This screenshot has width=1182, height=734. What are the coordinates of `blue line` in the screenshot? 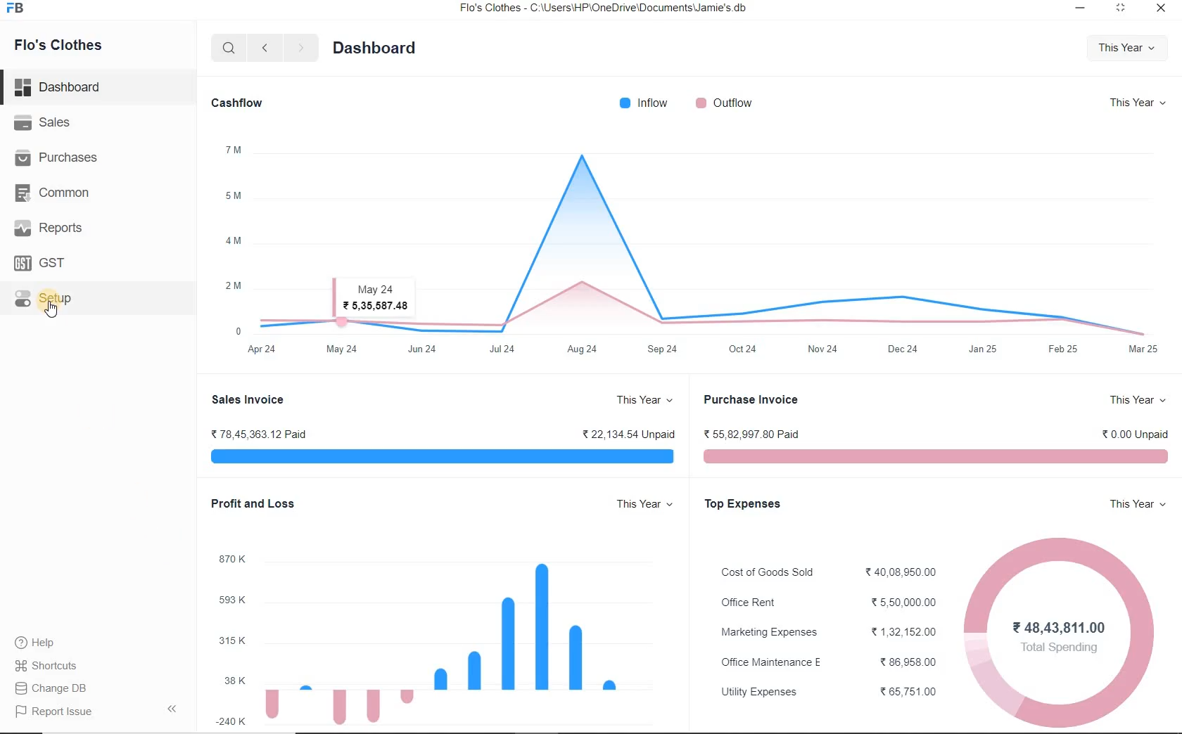 It's located at (440, 458).